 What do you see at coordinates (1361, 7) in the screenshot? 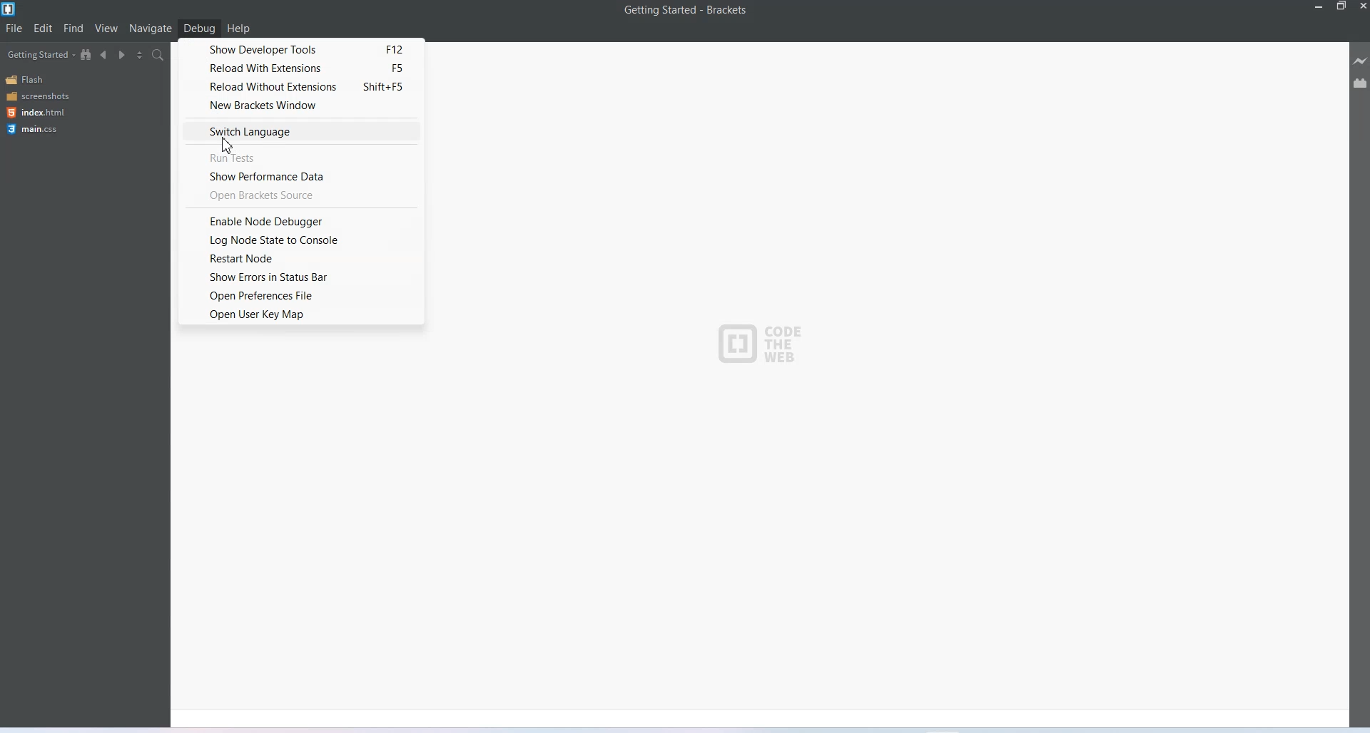
I see `Close` at bounding box center [1361, 7].